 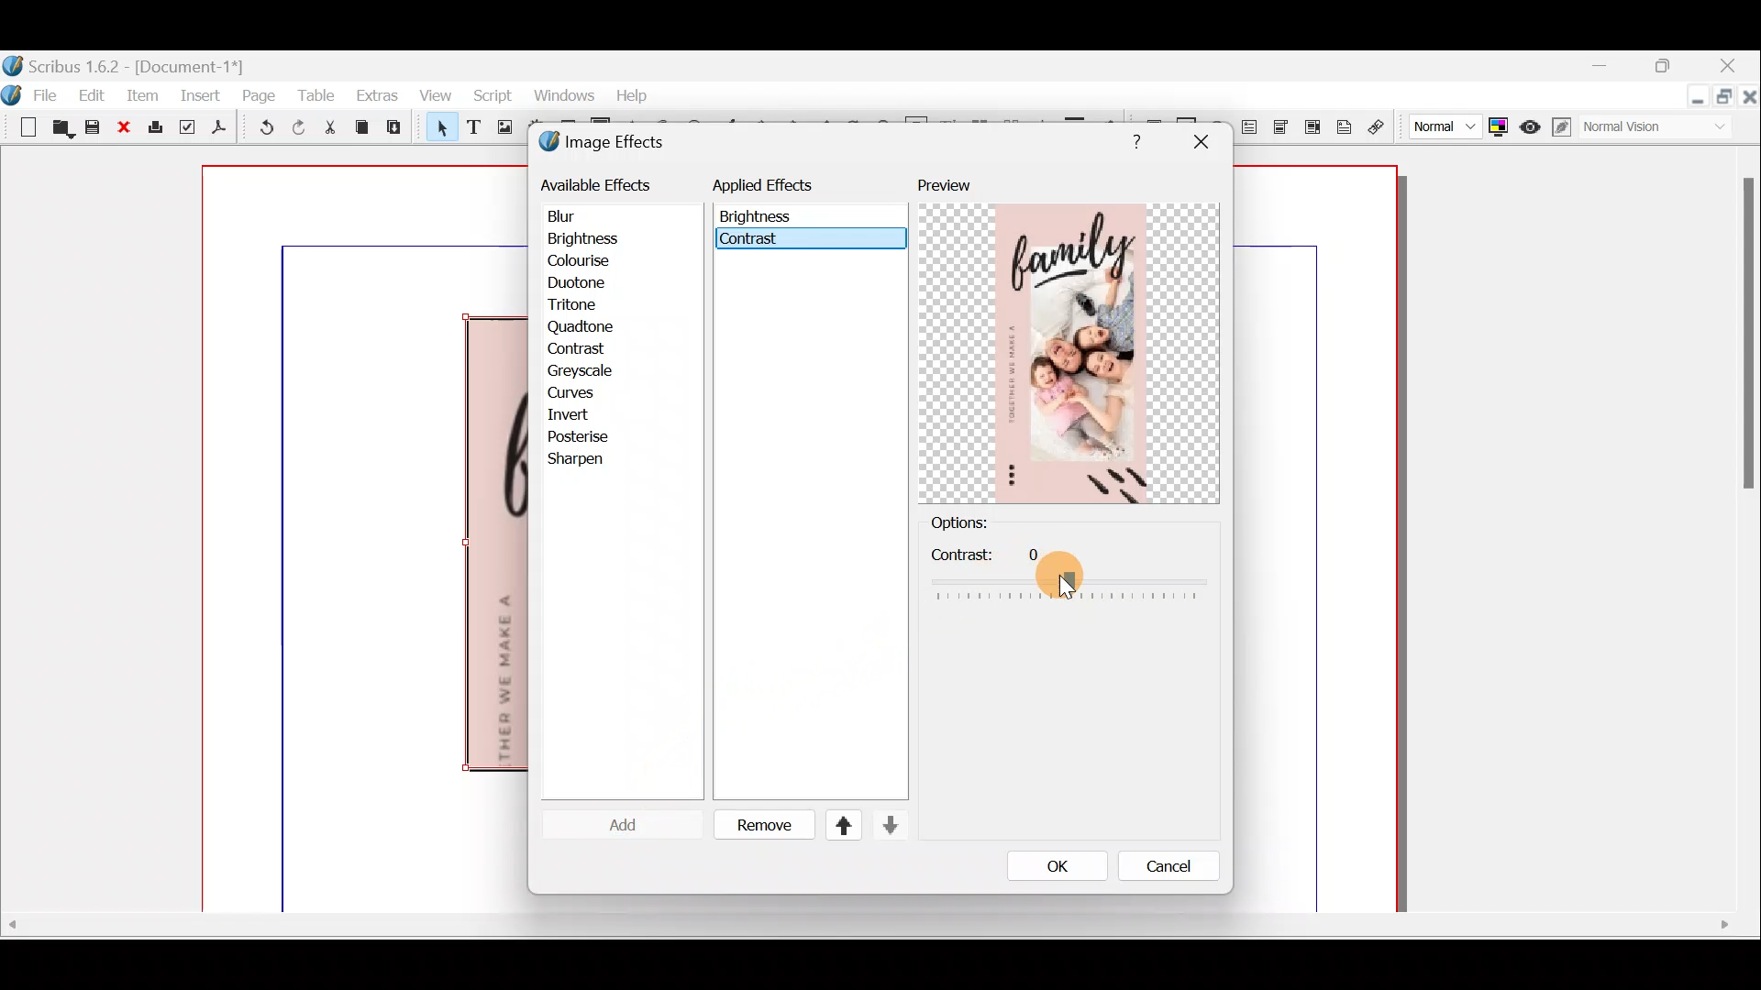 I want to click on Cursor, so click(x=1072, y=587).